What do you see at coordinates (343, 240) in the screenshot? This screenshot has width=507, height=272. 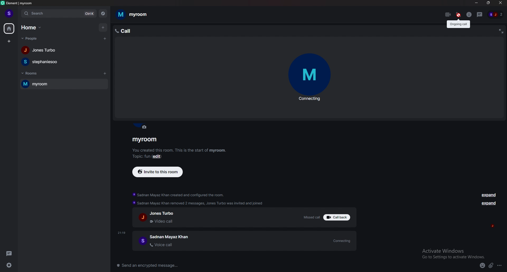 I see `Connecting` at bounding box center [343, 240].